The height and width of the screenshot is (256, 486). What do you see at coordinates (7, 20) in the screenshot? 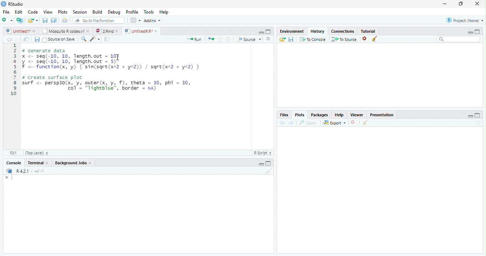
I see `New file` at bounding box center [7, 20].